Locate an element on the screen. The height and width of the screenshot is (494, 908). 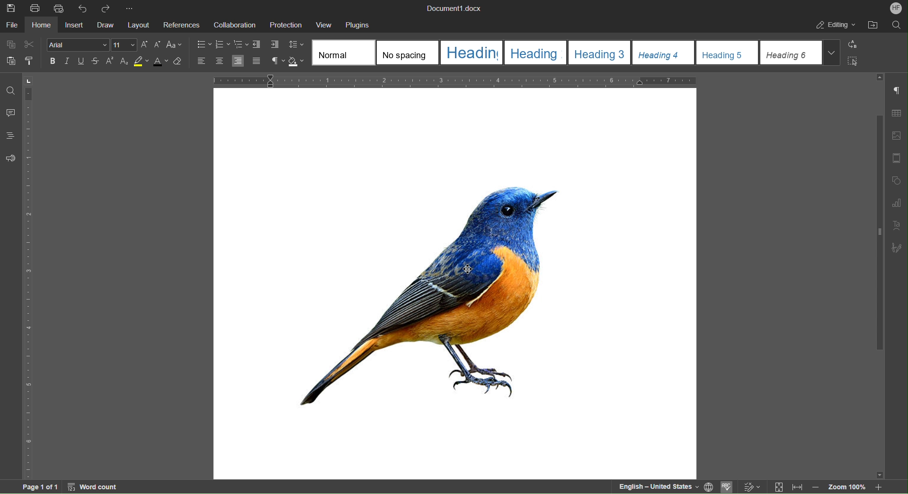
English — United States is located at coordinates (657, 486).